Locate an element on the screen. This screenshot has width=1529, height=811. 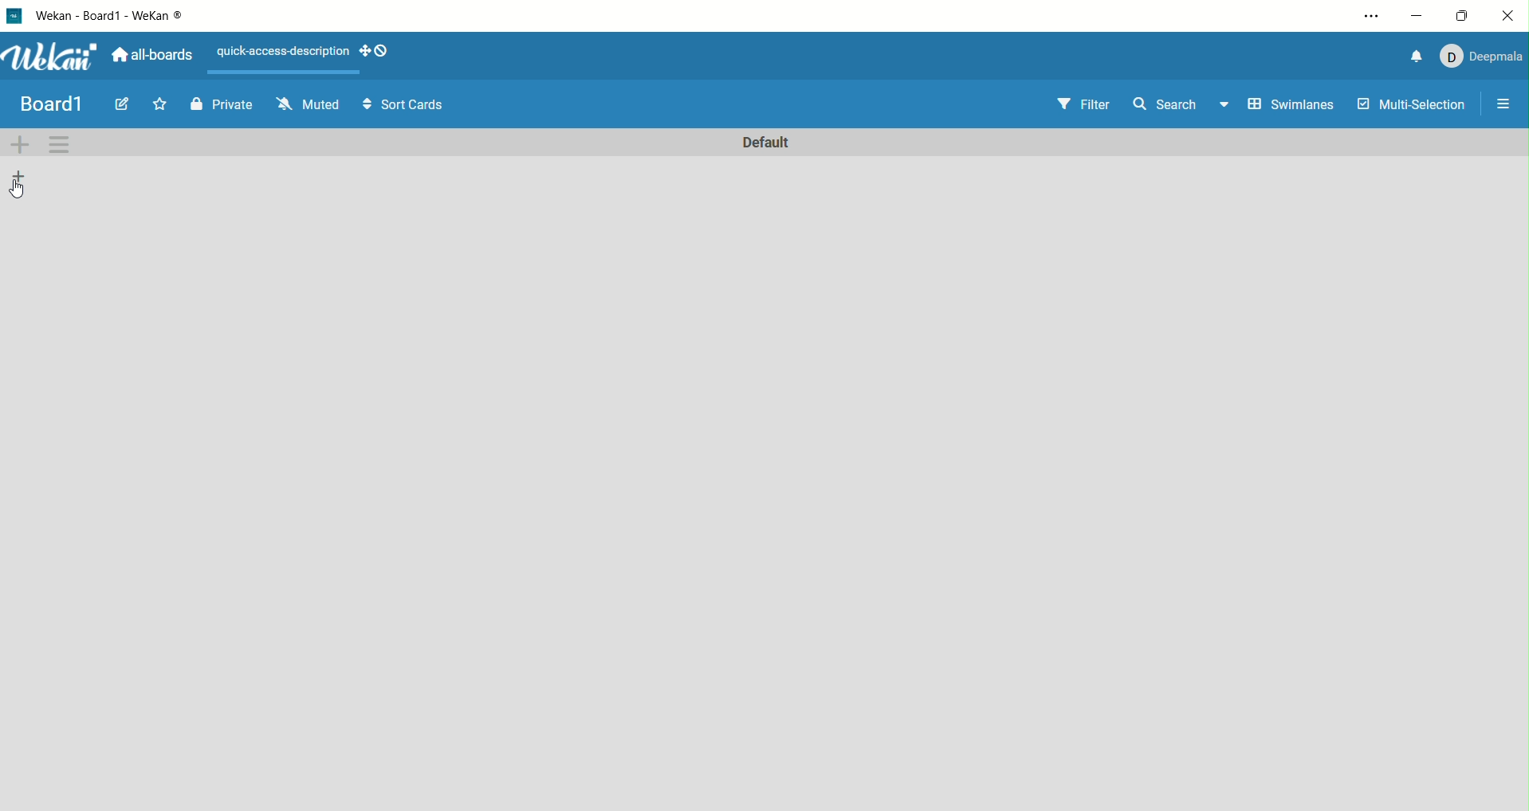
add swimlane is located at coordinates (20, 143).